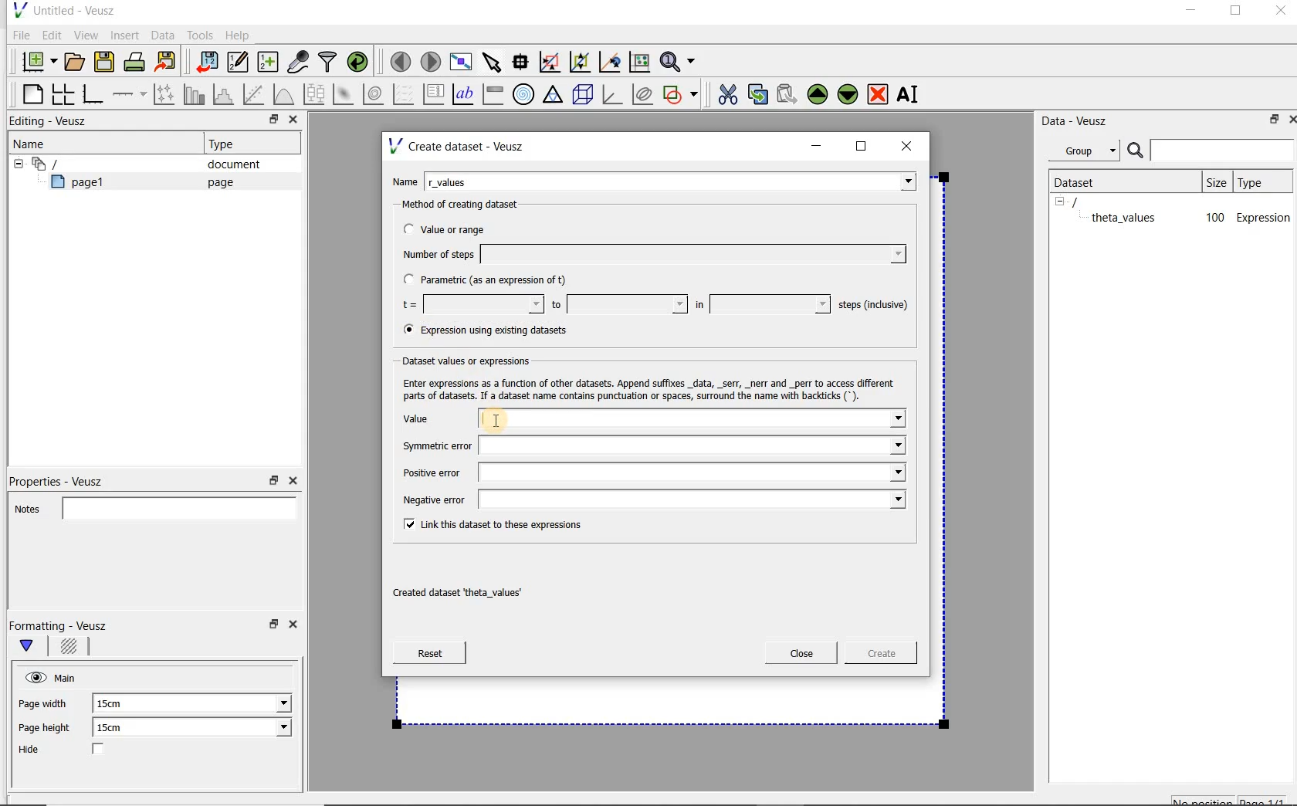  I want to click on blank page, so click(30, 92).